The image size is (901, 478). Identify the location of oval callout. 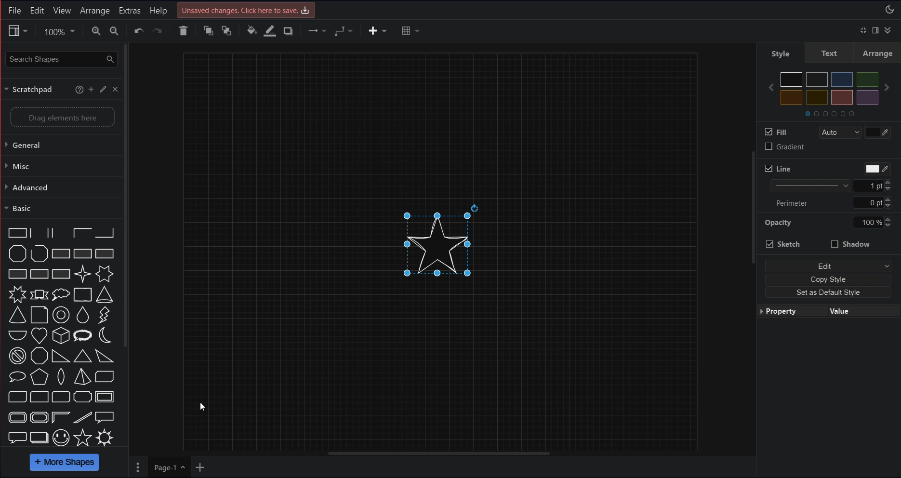
(18, 377).